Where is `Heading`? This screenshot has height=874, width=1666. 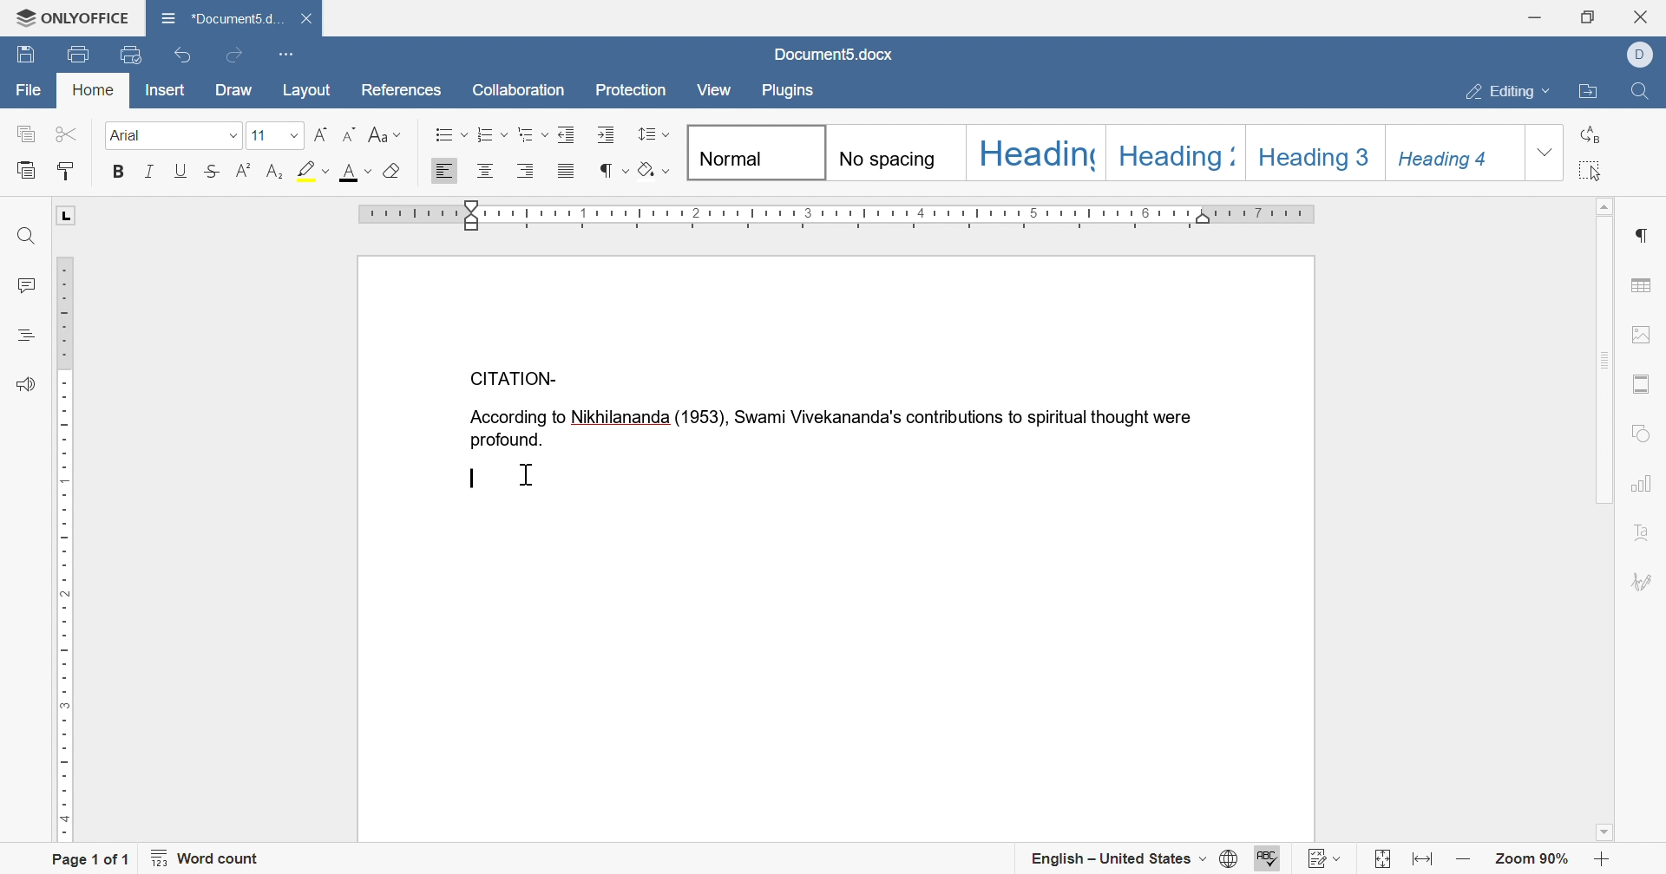
Heading is located at coordinates (1040, 153).